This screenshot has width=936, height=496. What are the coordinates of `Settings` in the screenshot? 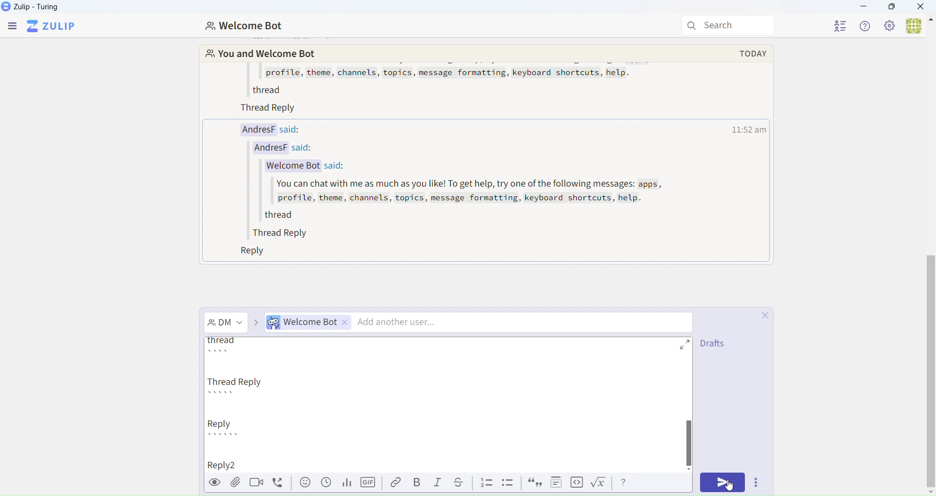 It's located at (889, 25).